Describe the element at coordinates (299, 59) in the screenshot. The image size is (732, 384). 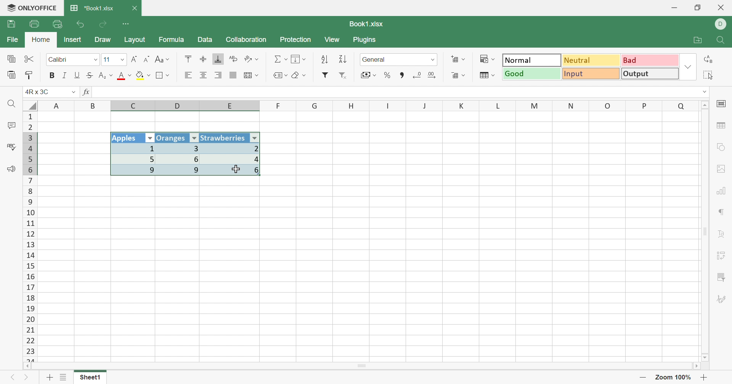
I see `Fill` at that location.